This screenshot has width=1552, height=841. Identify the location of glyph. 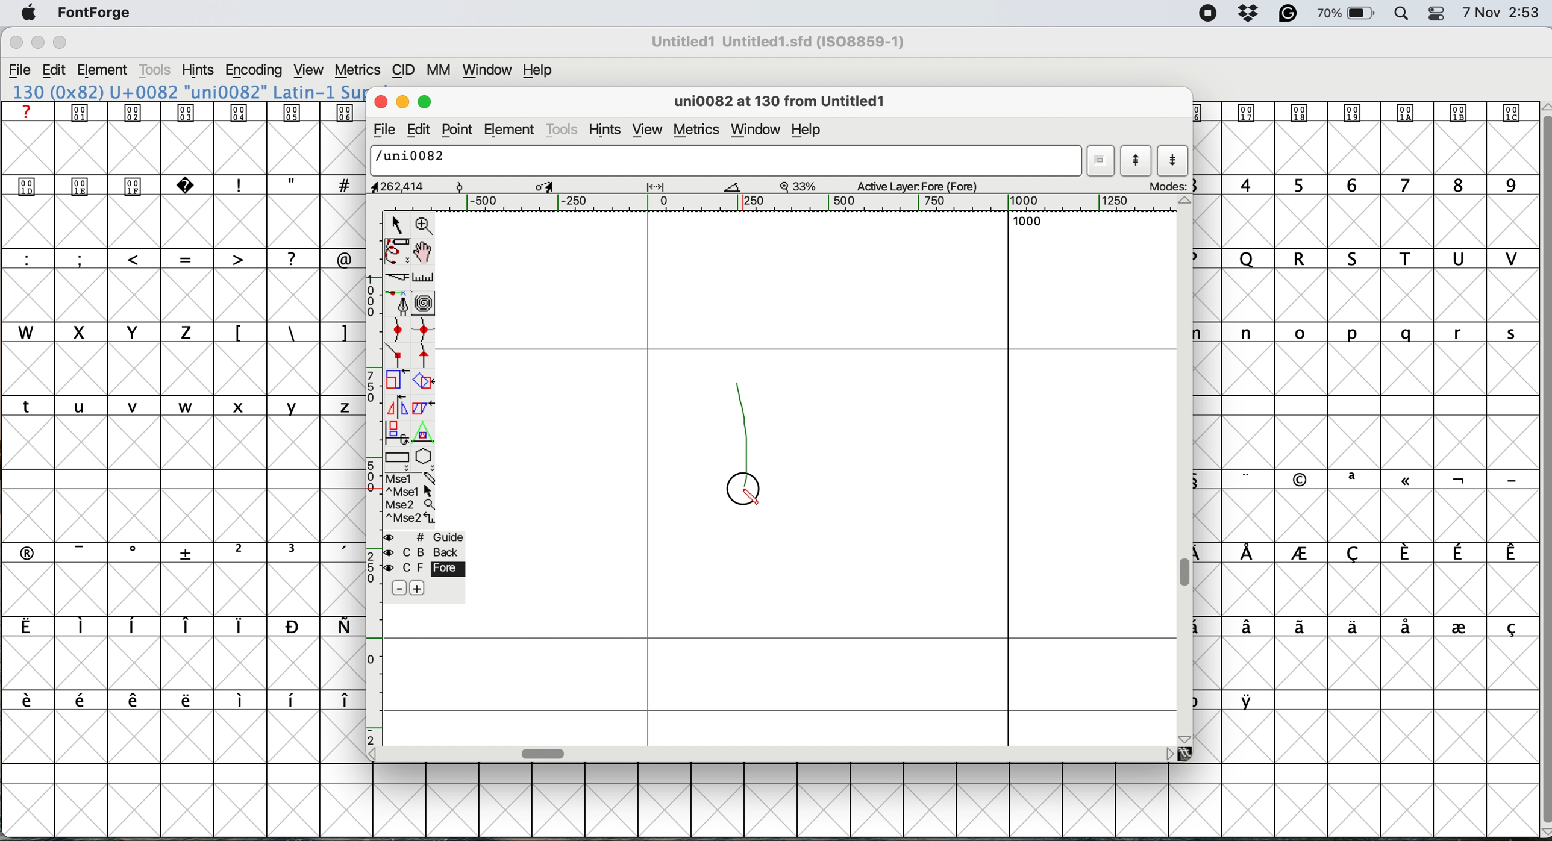
(727, 161).